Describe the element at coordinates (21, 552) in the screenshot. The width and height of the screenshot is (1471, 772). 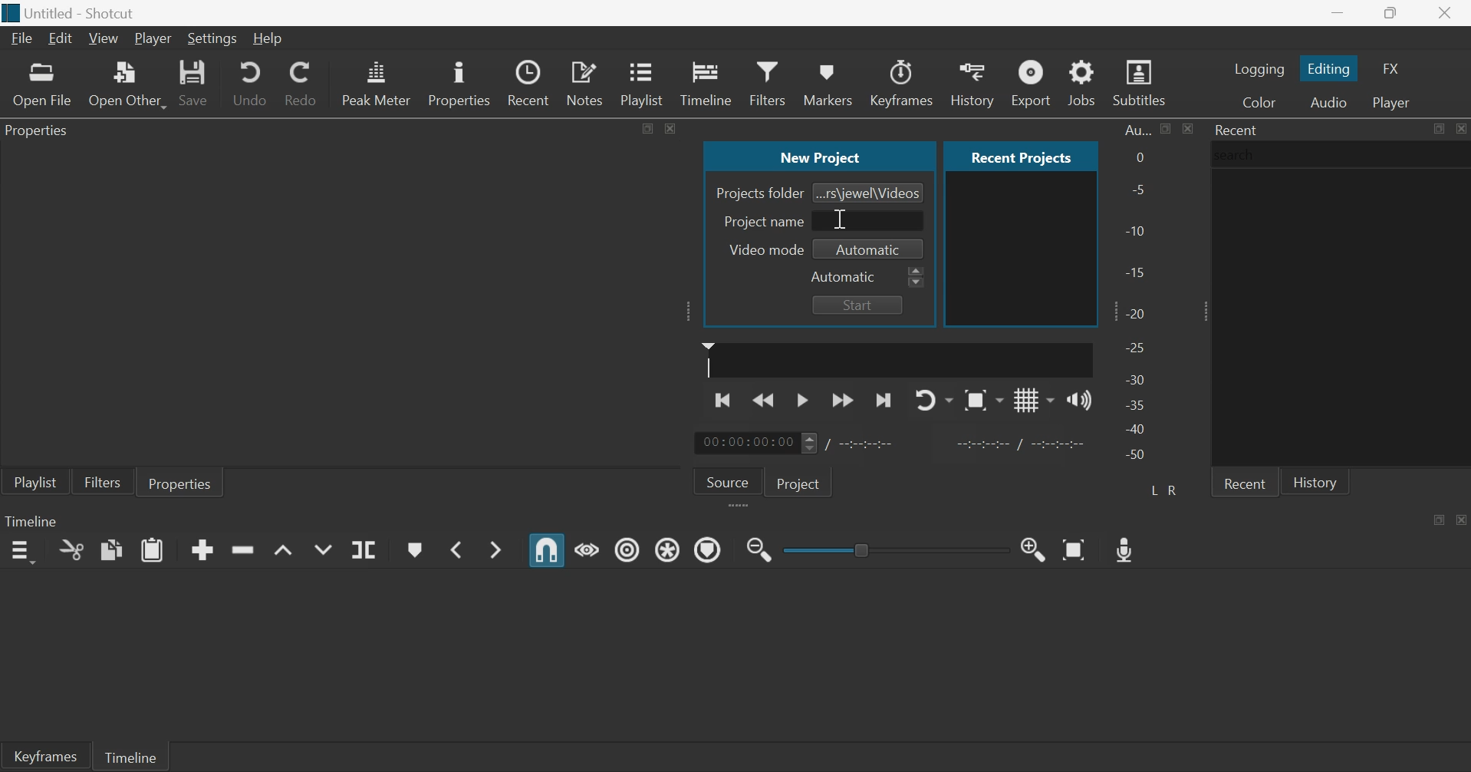
I see `Timeline menu` at that location.